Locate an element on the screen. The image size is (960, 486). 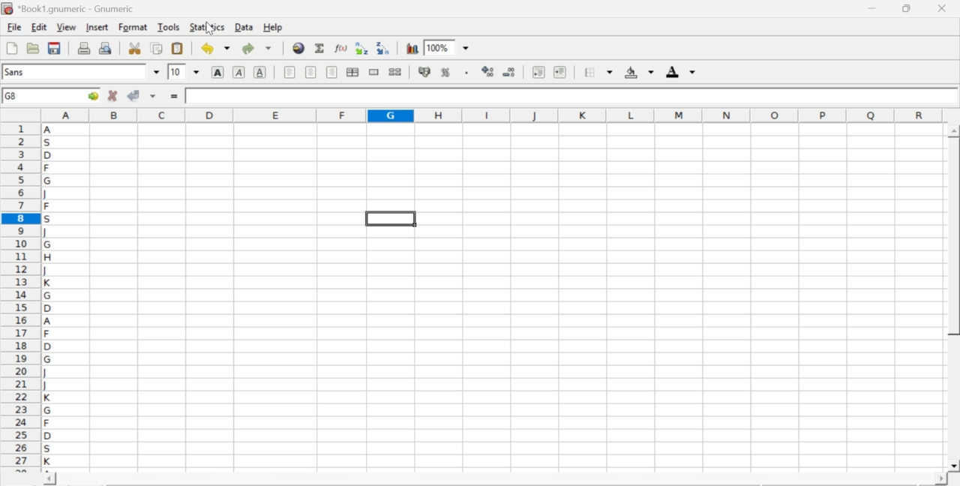
align left is located at coordinates (289, 70).